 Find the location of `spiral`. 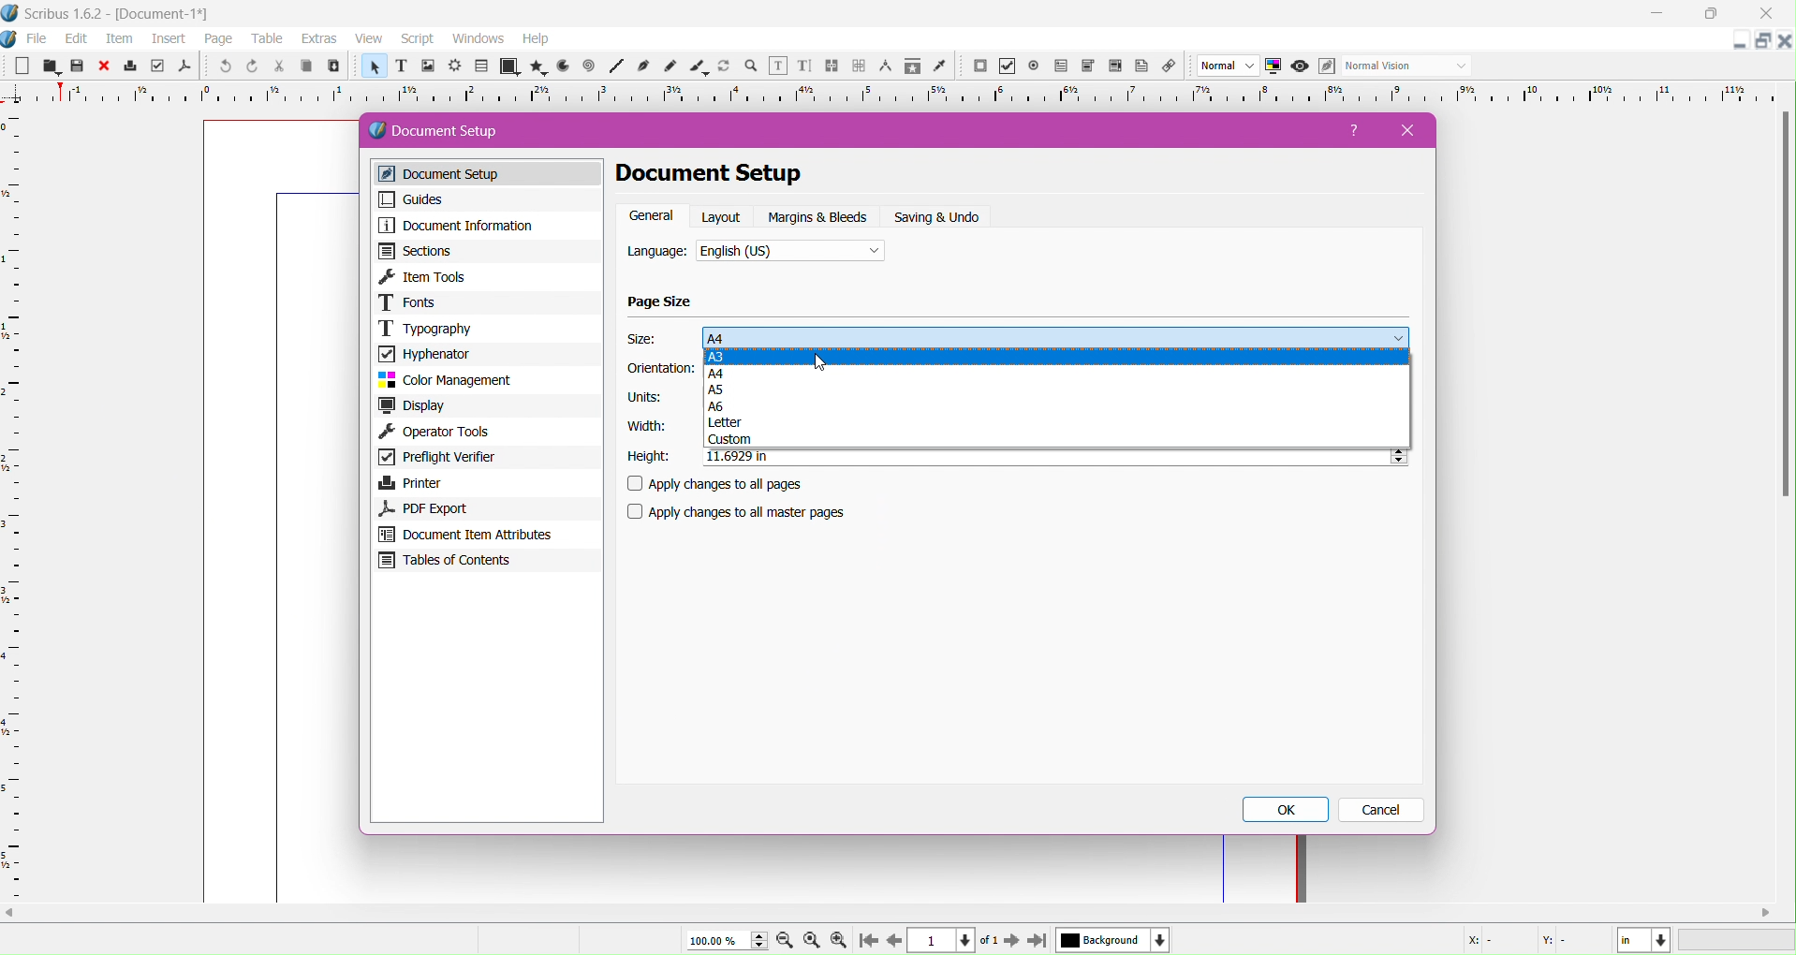

spiral is located at coordinates (589, 66).